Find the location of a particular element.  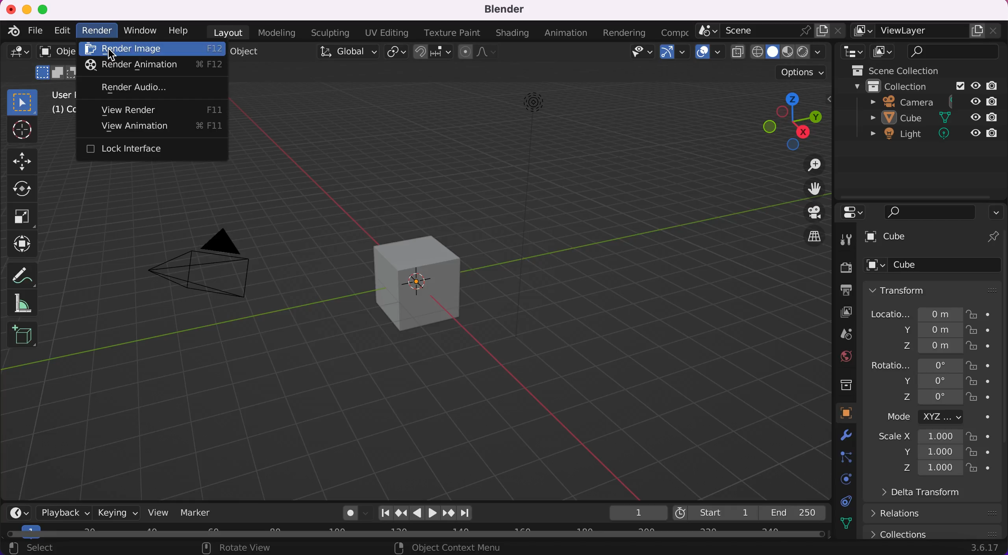

options is located at coordinates (997, 214).